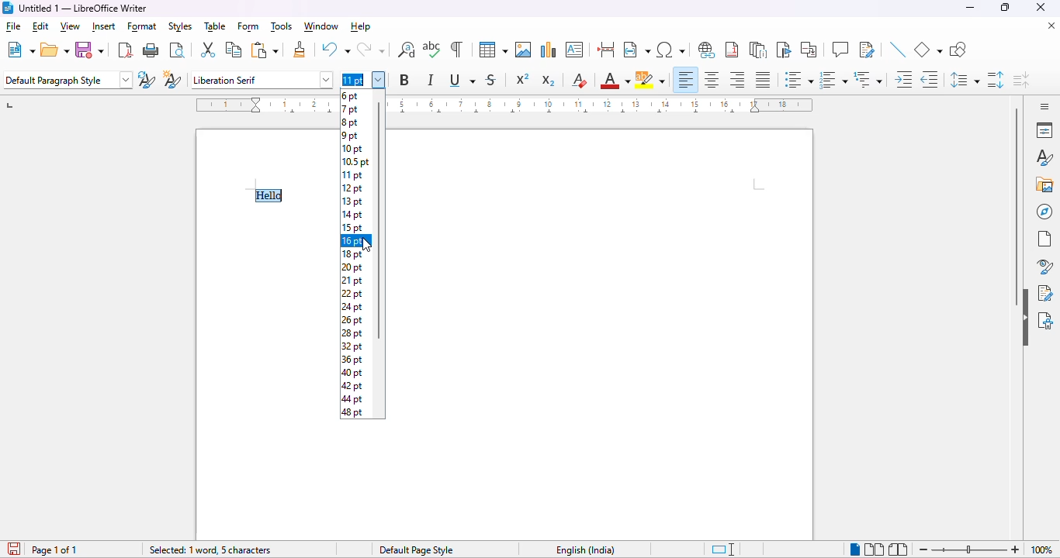  I want to click on insert field, so click(636, 50).